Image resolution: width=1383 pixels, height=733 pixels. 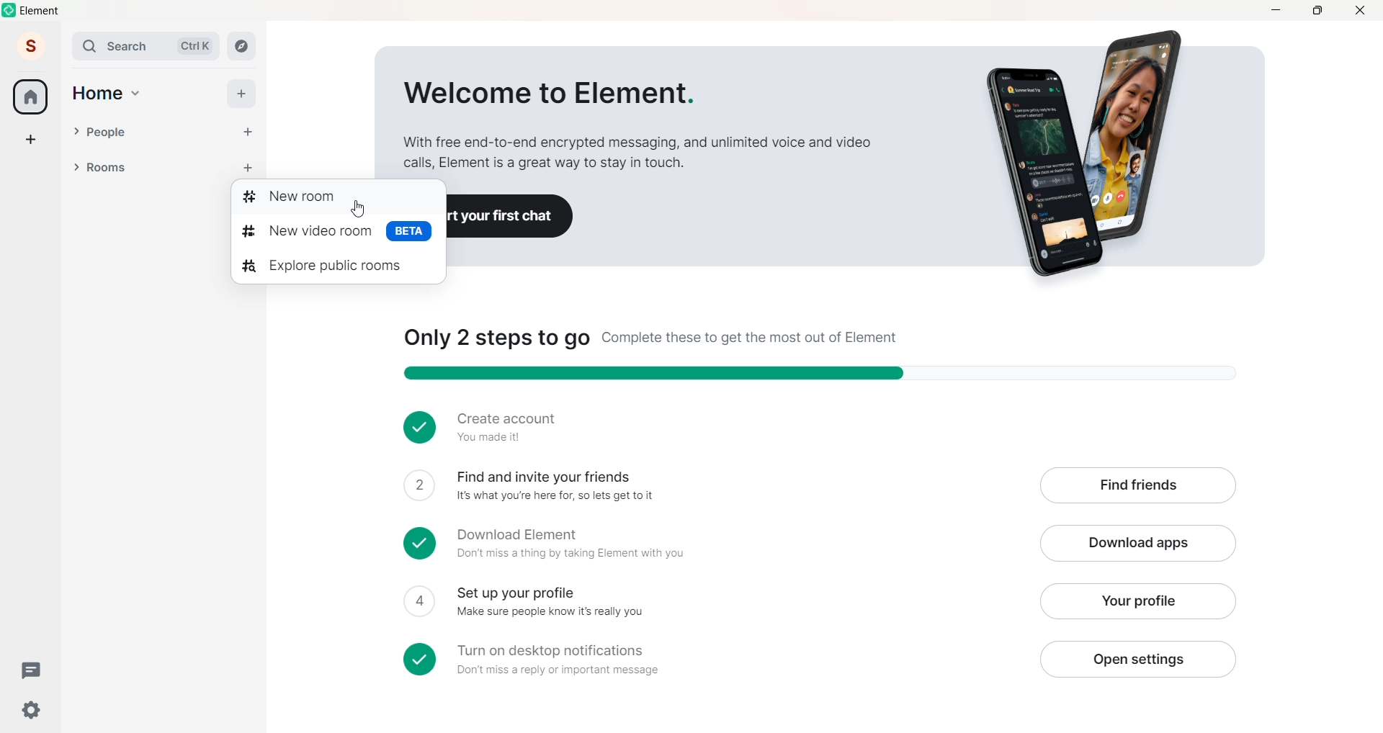 What do you see at coordinates (32, 710) in the screenshot?
I see `Quick Settings` at bounding box center [32, 710].